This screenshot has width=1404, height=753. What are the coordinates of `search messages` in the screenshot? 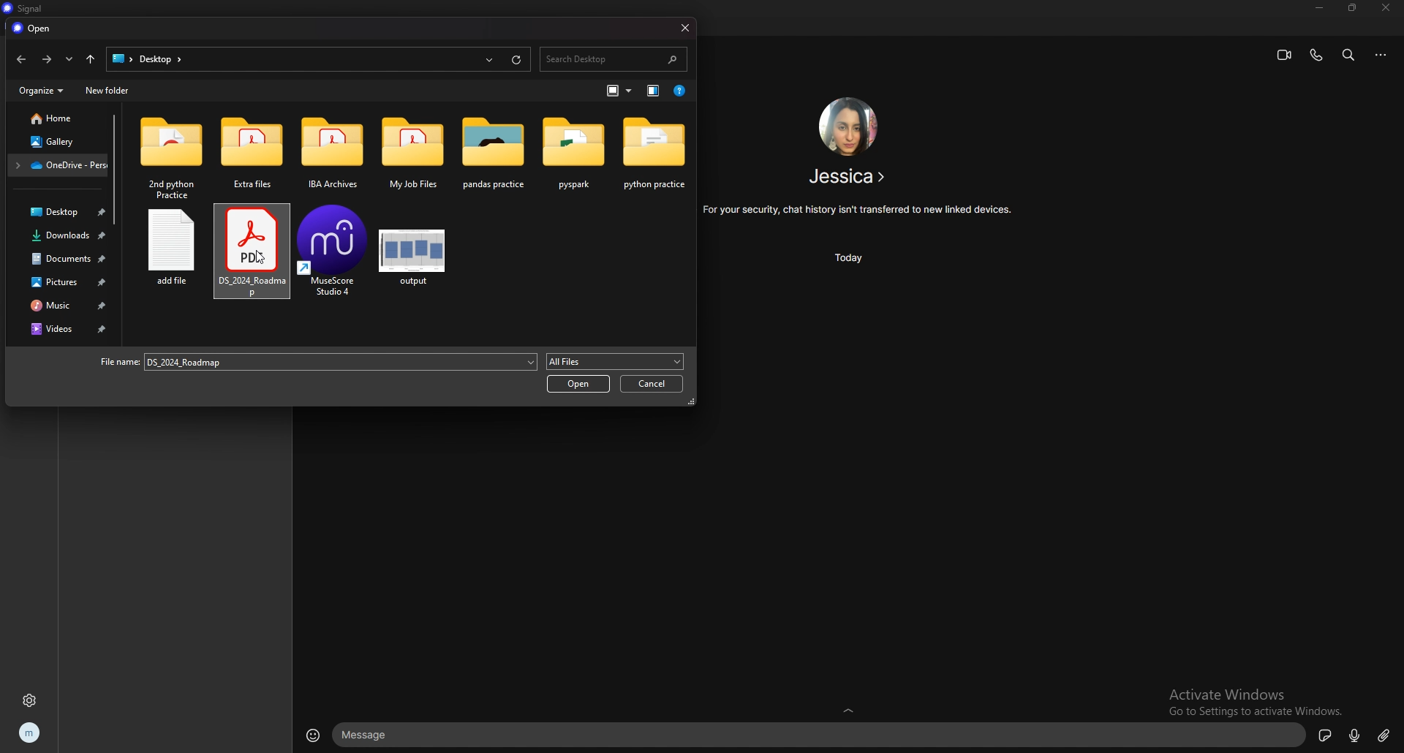 It's located at (1348, 54).